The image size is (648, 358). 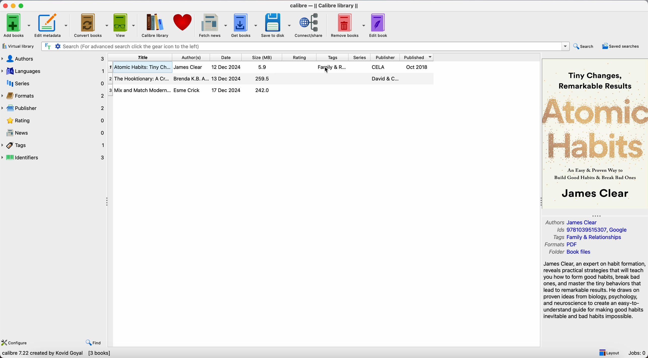 I want to click on Mix and Match Modern..., so click(x=139, y=89).